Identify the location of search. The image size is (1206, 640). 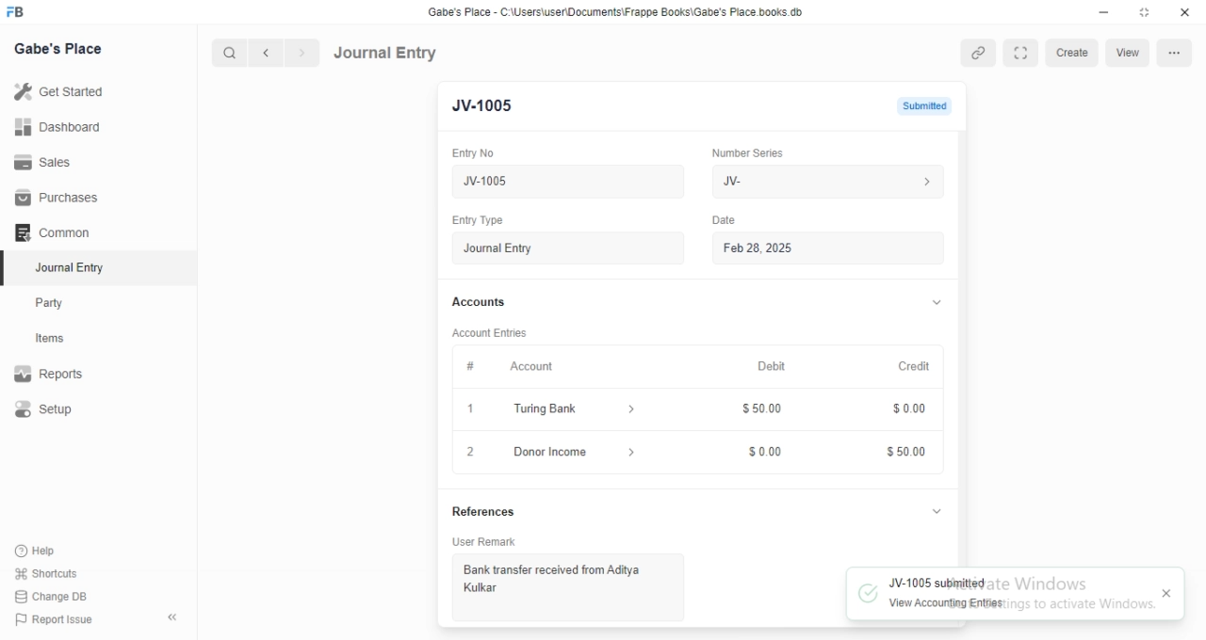
(231, 53).